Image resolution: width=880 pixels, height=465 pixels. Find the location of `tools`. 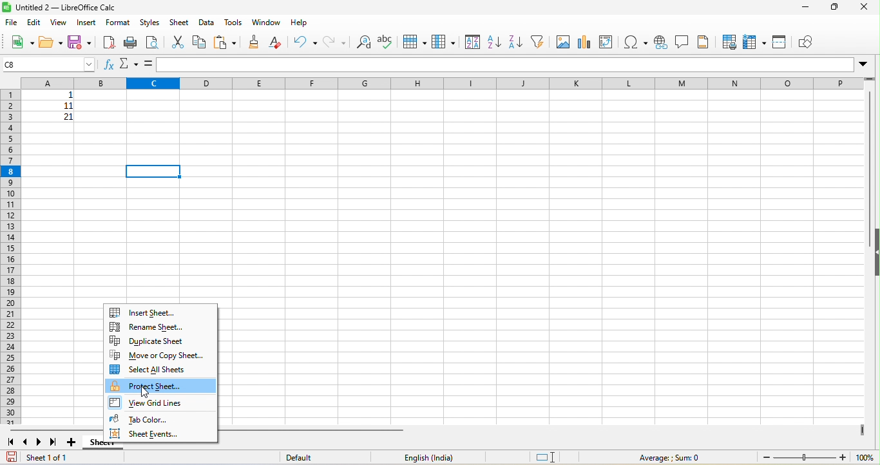

tools is located at coordinates (232, 22).